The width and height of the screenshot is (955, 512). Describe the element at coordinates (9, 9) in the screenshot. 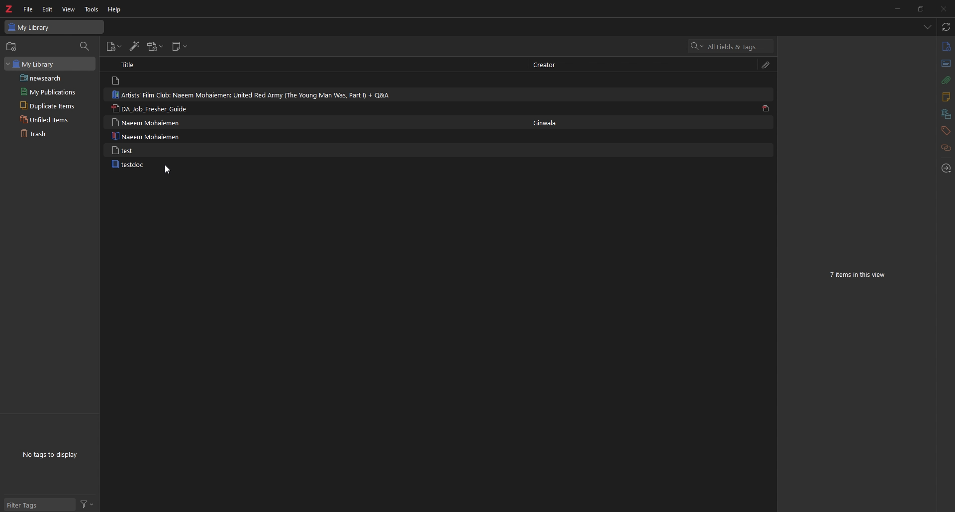

I see `logo` at that location.